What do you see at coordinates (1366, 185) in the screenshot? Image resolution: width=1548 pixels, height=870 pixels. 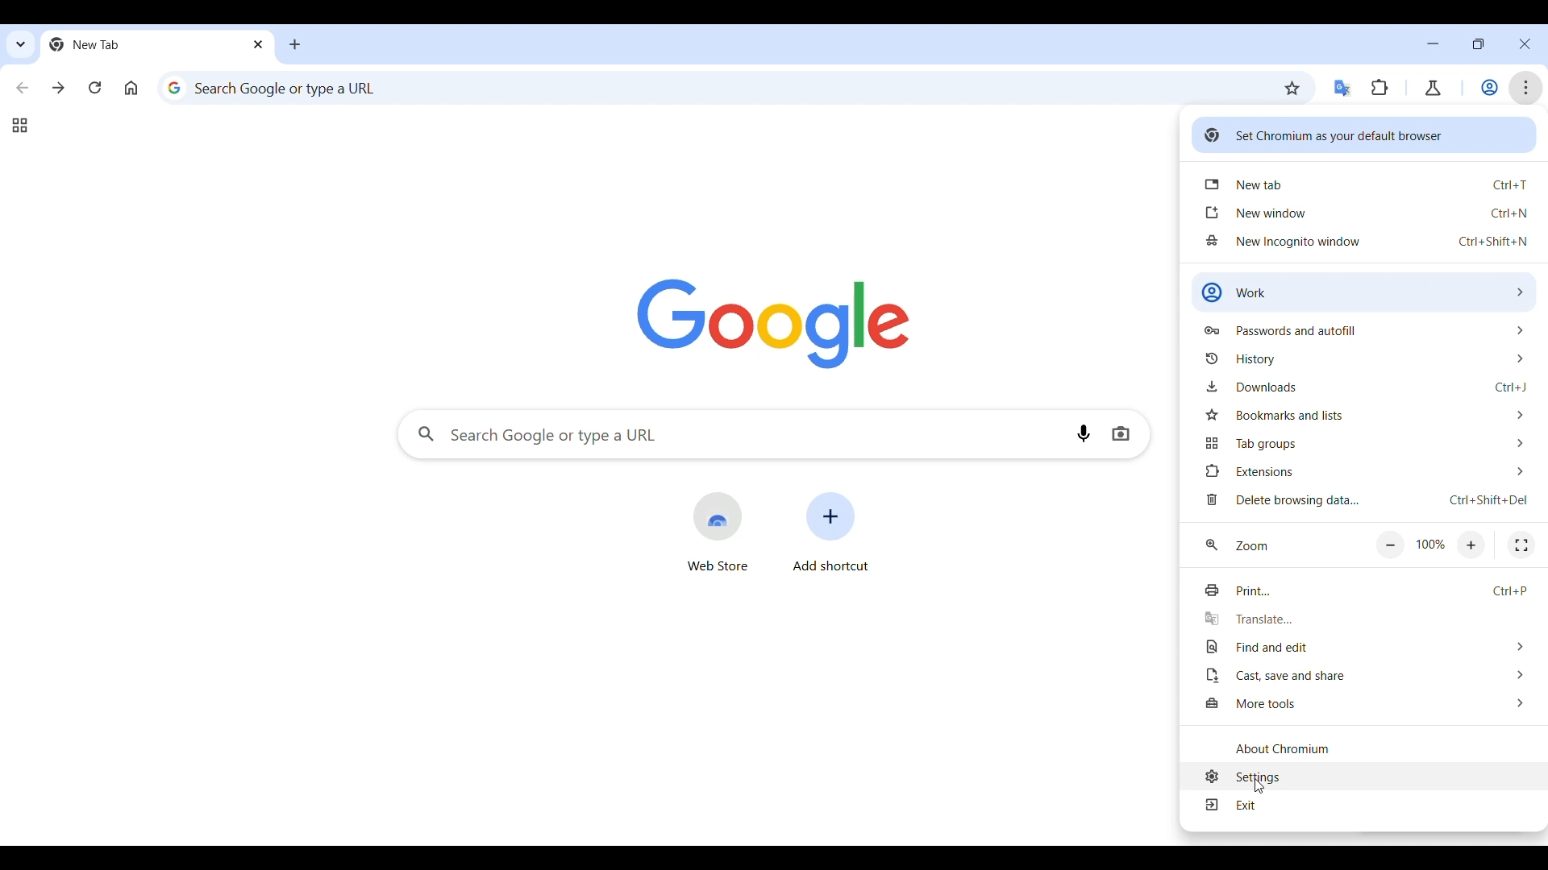 I see `new tab` at bounding box center [1366, 185].